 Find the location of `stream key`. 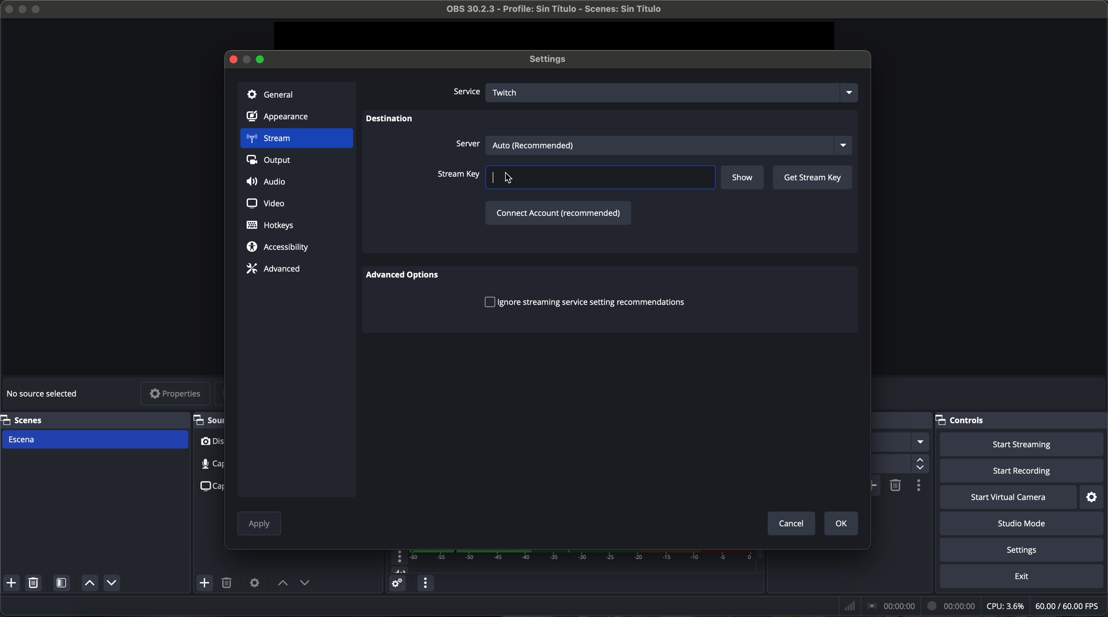

stream key is located at coordinates (576, 177).